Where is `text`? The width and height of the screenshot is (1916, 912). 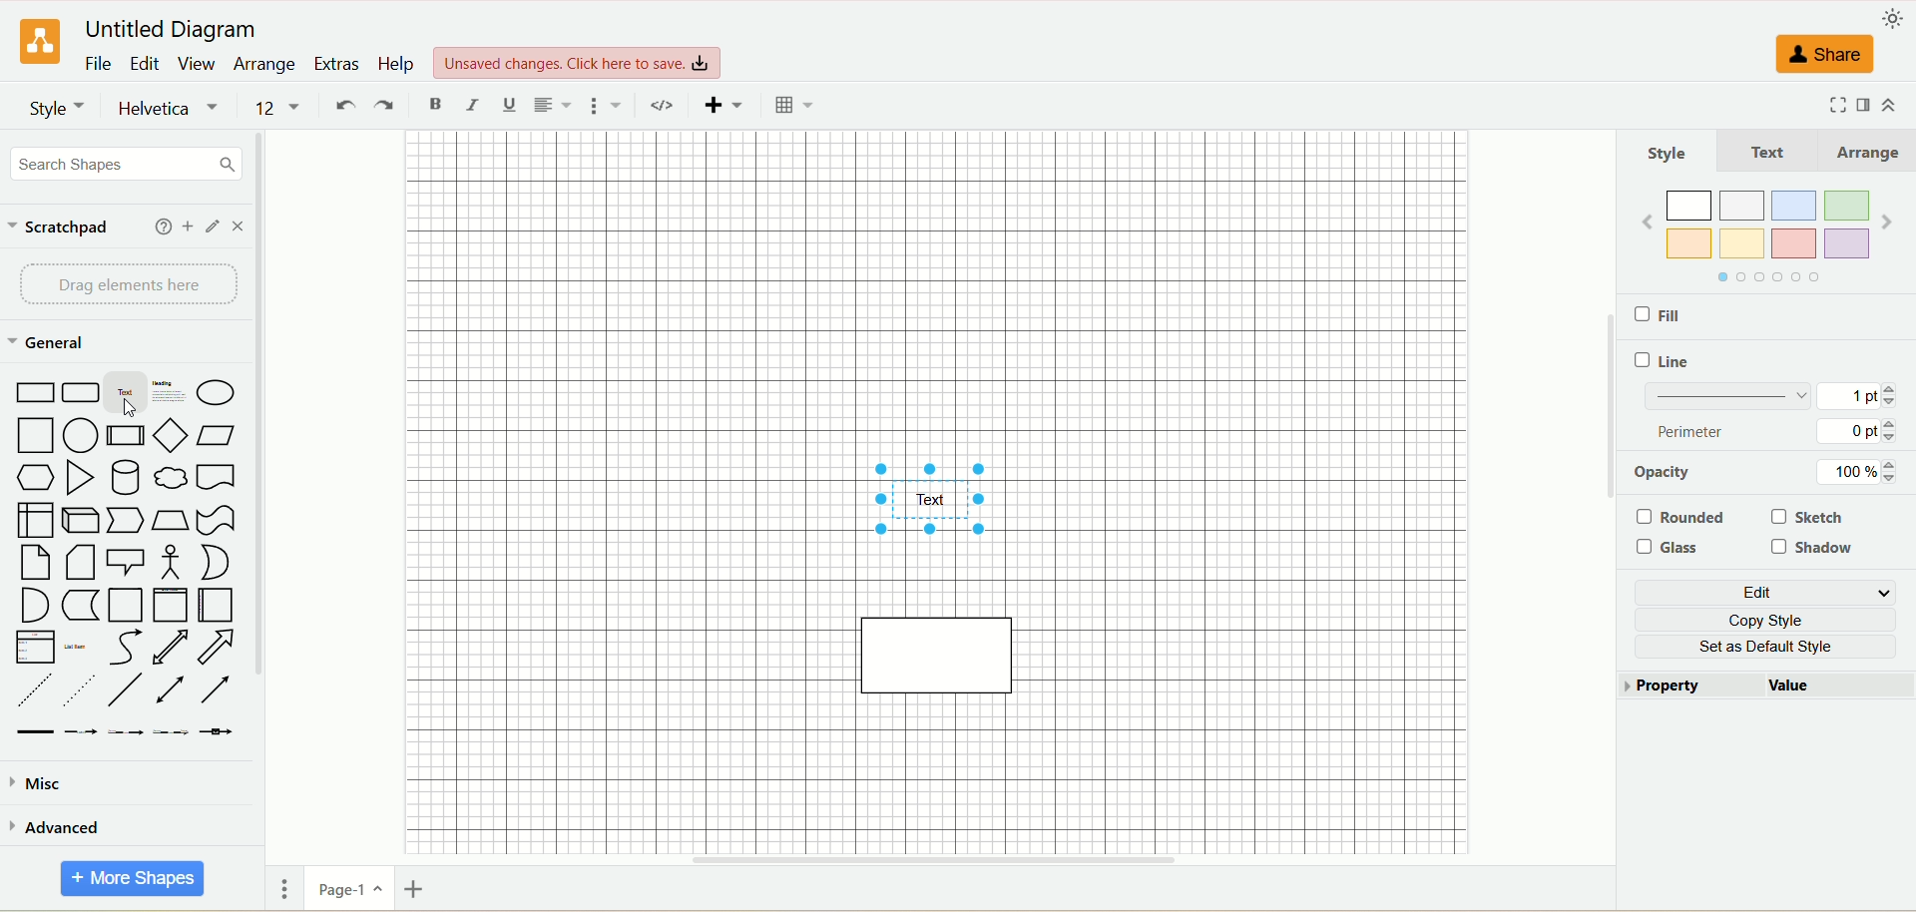
text is located at coordinates (1777, 154).